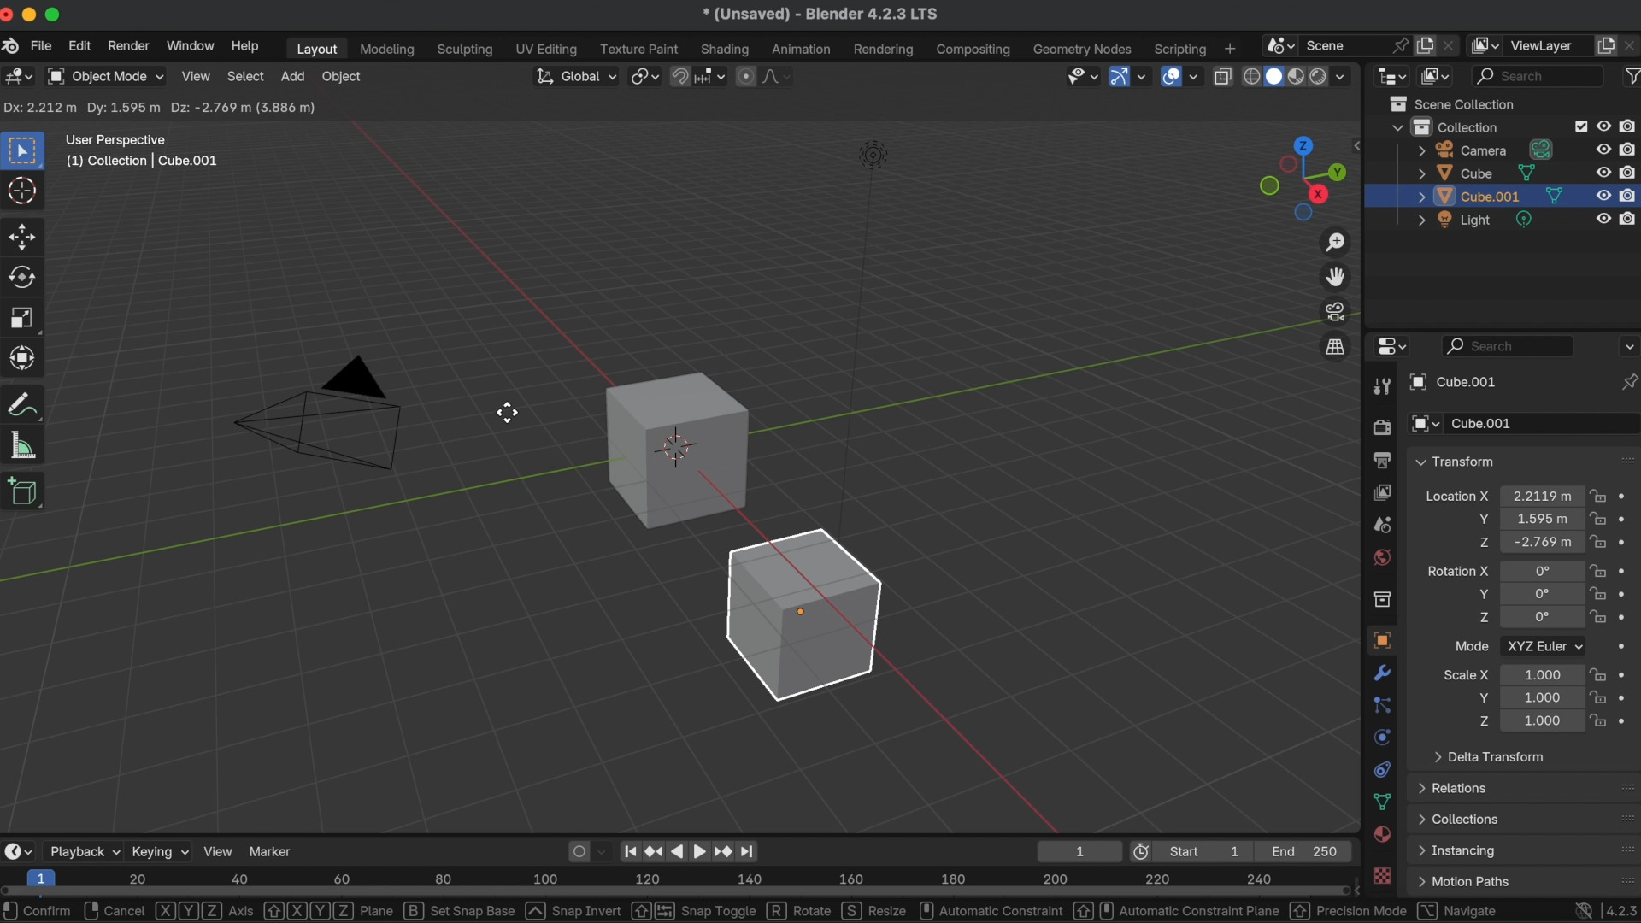 The width and height of the screenshot is (1641, 923). What do you see at coordinates (605, 850) in the screenshot?
I see `auto keyframing` at bounding box center [605, 850].